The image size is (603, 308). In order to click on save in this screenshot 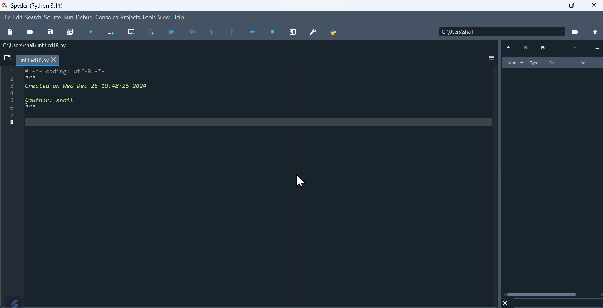, I will do `click(50, 33)`.